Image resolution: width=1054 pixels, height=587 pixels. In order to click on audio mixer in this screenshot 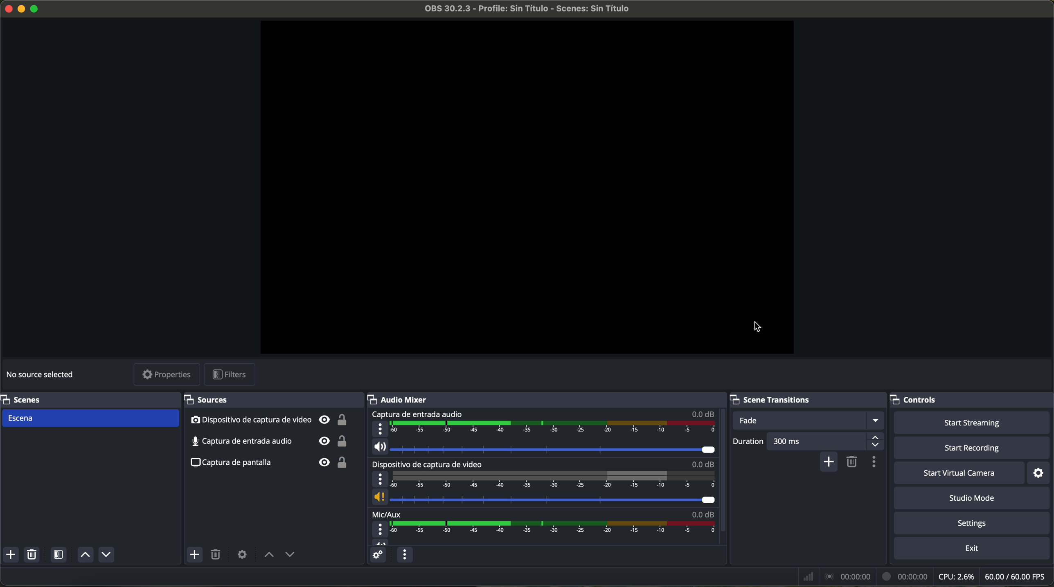, I will do `click(547, 399)`.